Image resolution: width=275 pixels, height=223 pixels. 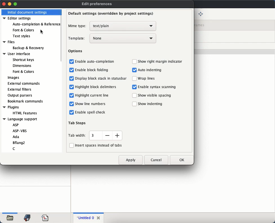 What do you see at coordinates (28, 13) in the screenshot?
I see `initial document settings` at bounding box center [28, 13].